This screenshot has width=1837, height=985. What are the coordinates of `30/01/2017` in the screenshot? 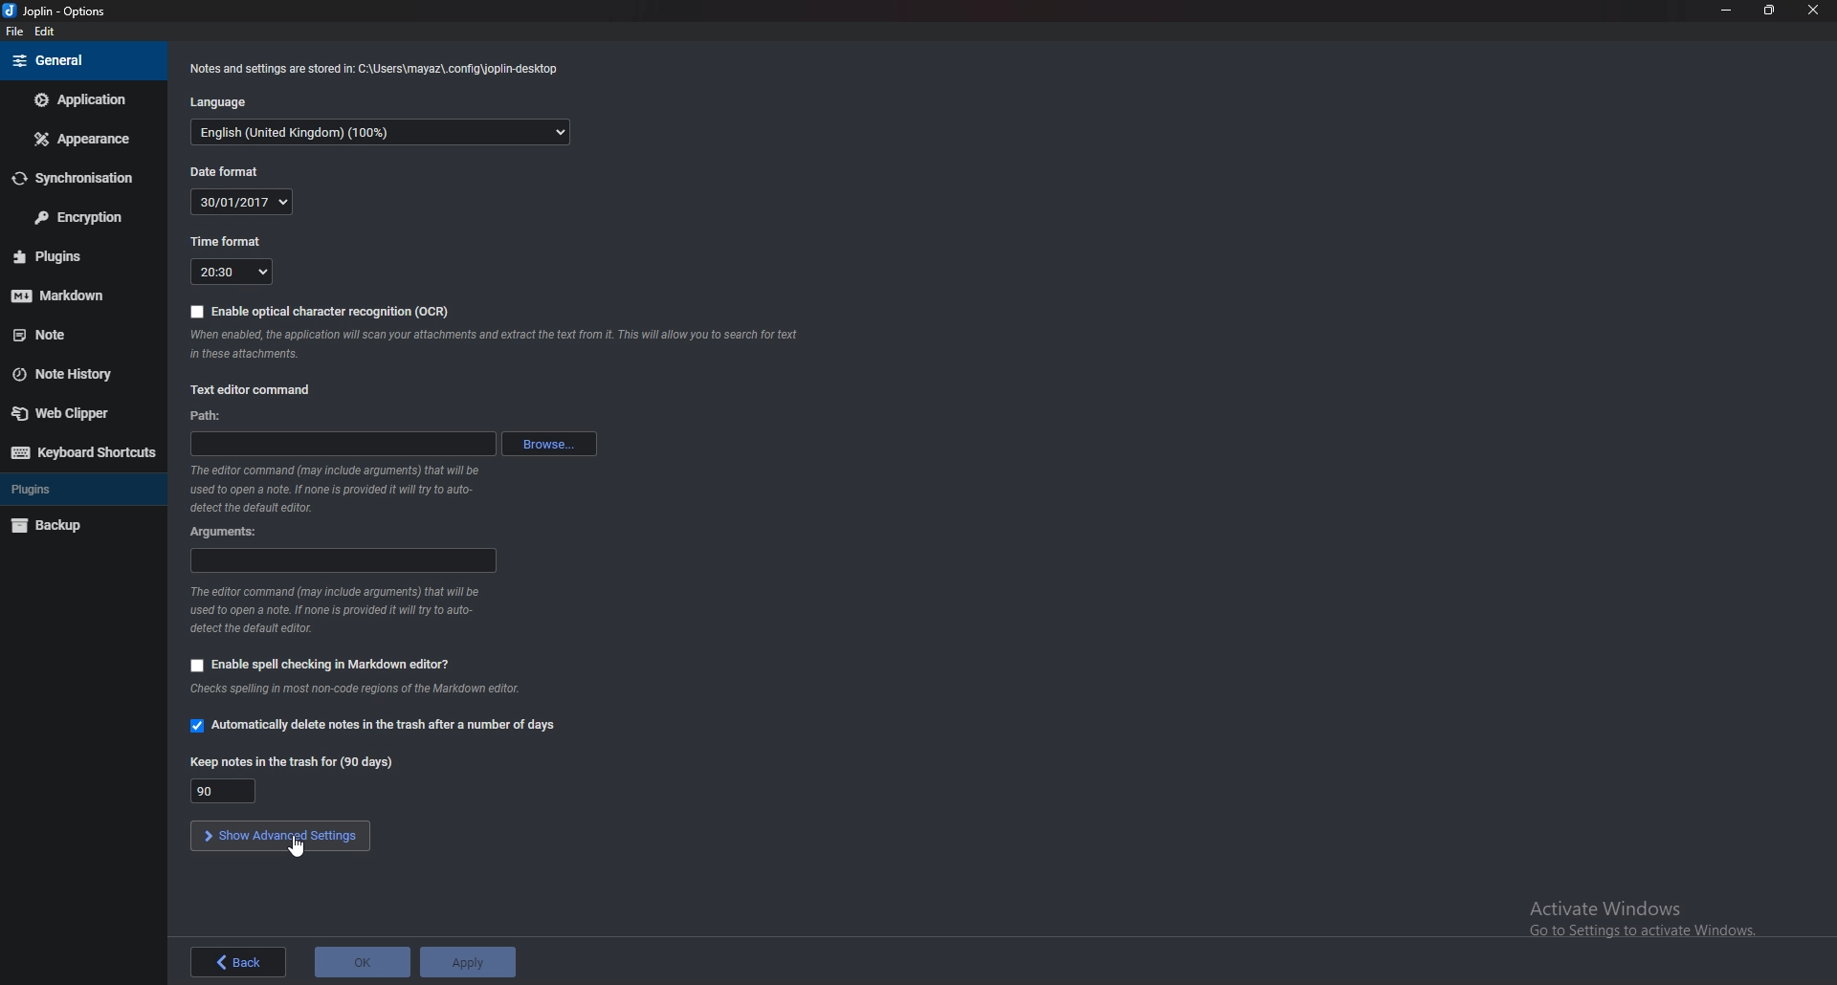 It's located at (241, 202).